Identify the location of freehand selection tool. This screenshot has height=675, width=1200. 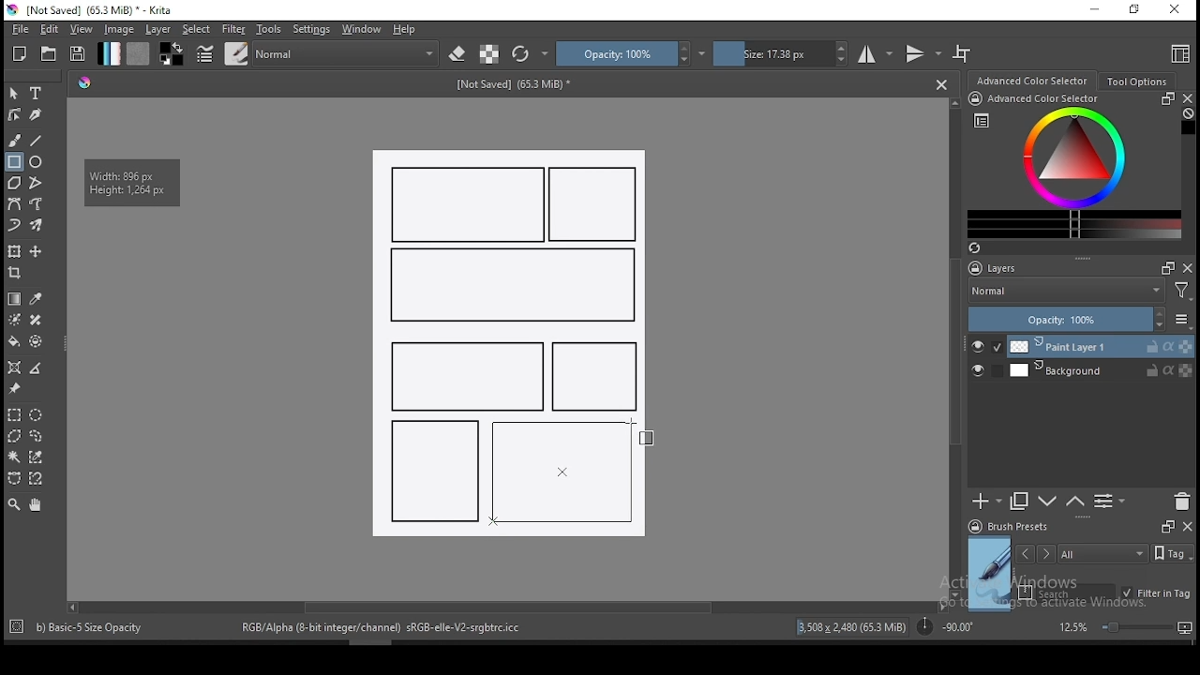
(37, 436).